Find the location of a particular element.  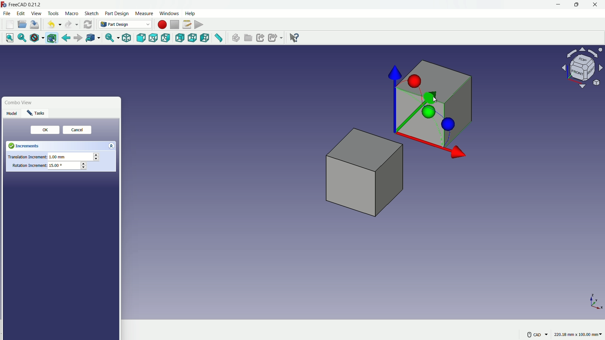

front view is located at coordinates (142, 38).